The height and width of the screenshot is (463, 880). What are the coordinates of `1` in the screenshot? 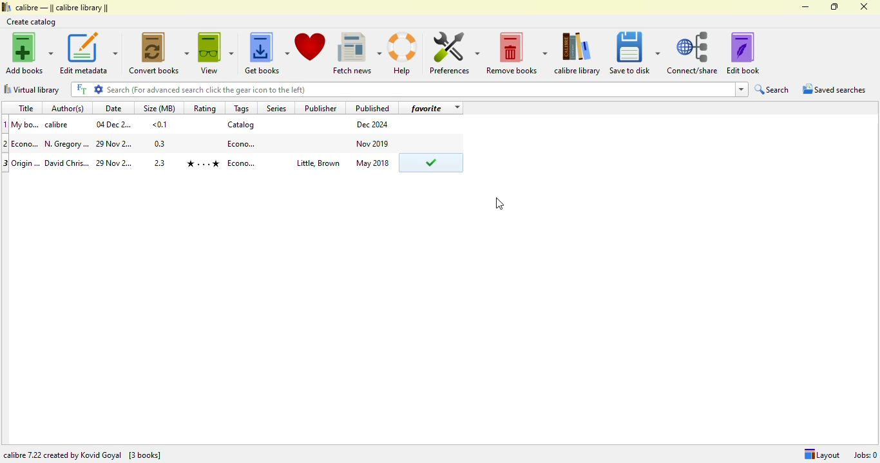 It's located at (6, 124).